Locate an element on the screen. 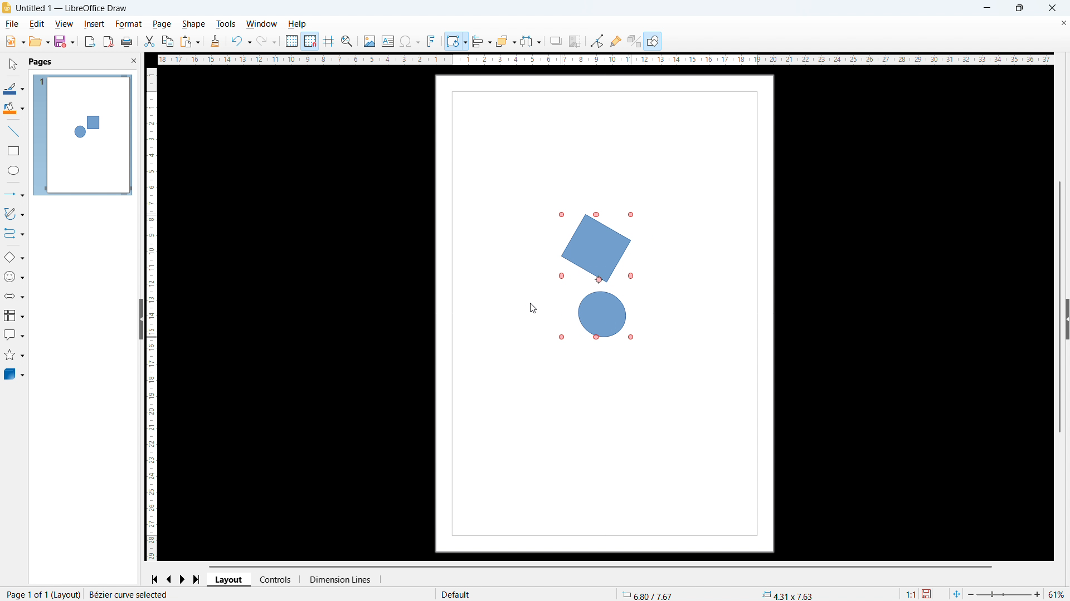  Object rotated 60 degrees  is located at coordinates (600, 276).